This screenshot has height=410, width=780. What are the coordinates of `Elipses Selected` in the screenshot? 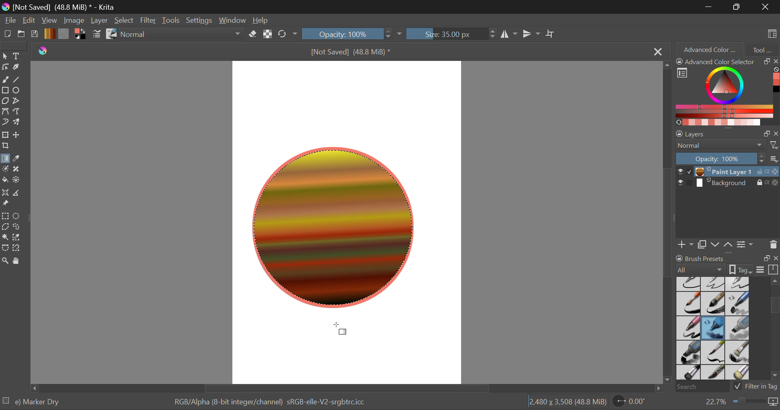 It's located at (18, 90).